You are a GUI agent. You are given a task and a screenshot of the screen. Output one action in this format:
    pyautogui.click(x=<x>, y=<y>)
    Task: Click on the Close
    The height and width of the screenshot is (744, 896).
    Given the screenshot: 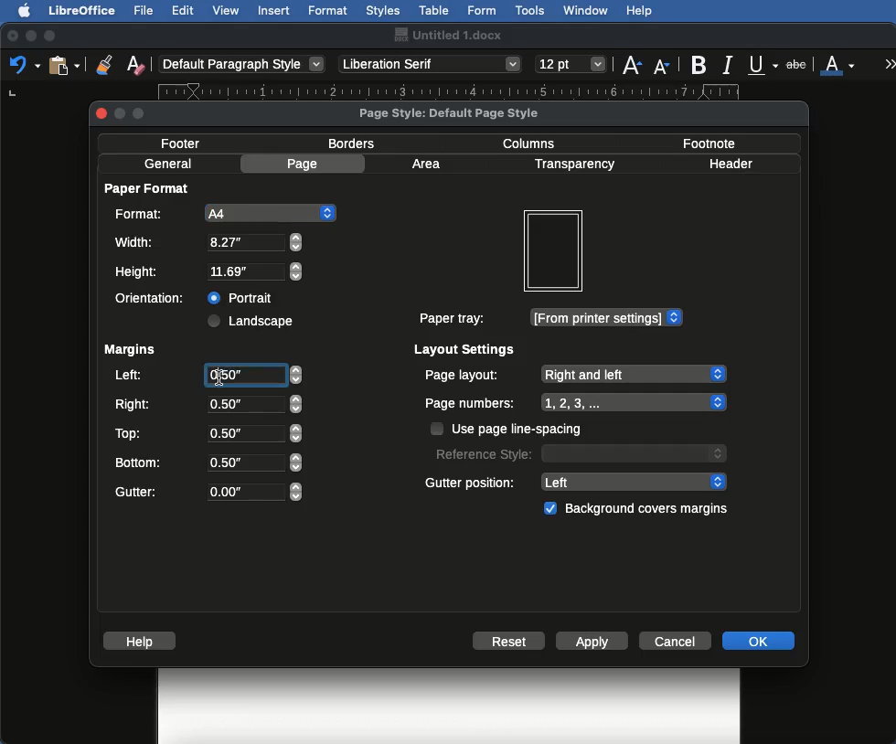 What is the action you would take?
    pyautogui.click(x=13, y=37)
    